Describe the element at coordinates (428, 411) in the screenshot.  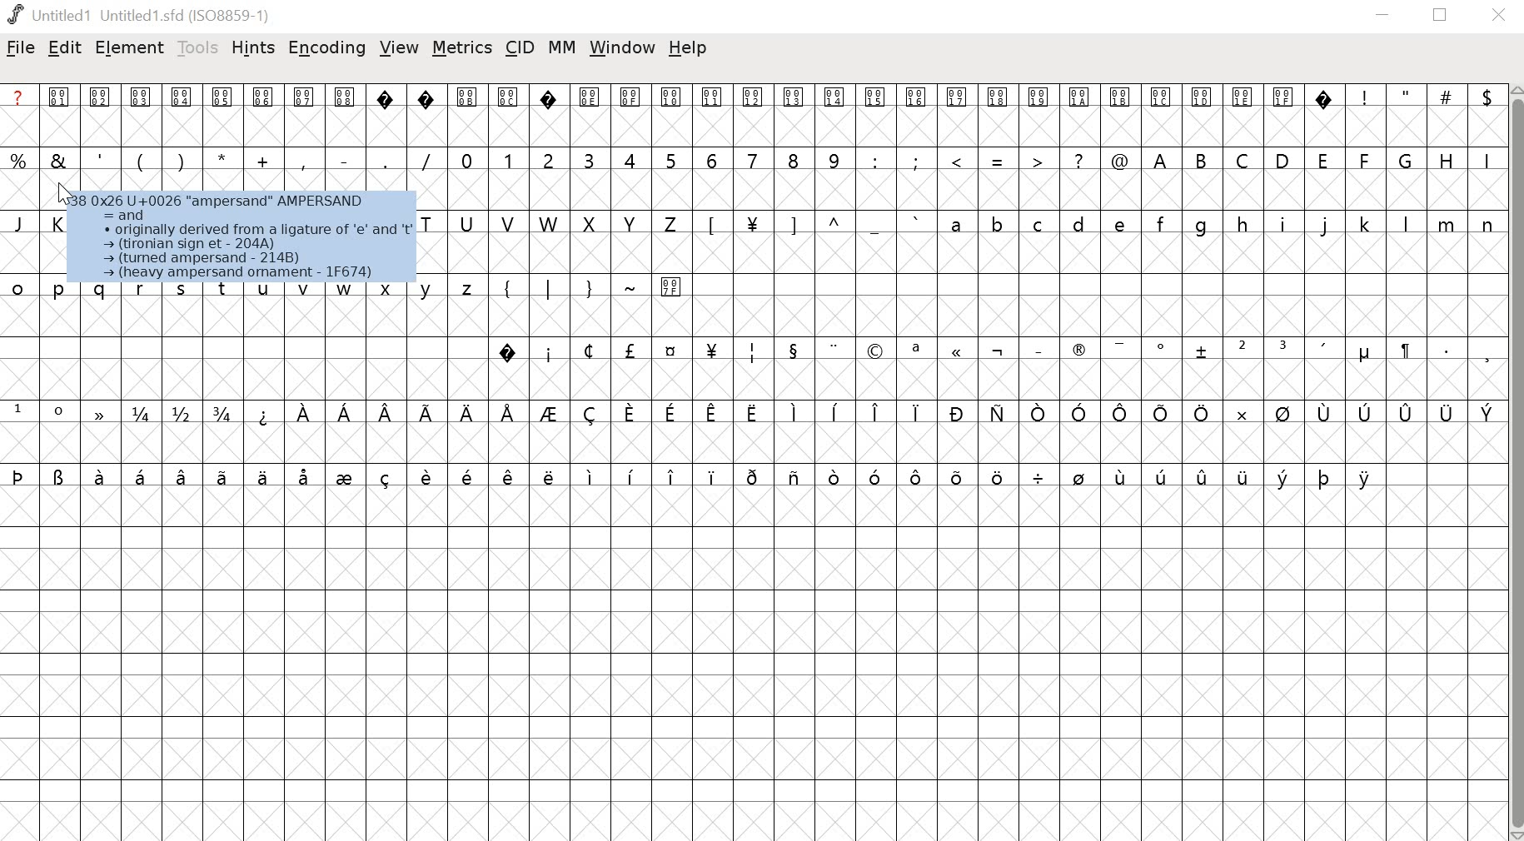
I see `symbol` at that location.